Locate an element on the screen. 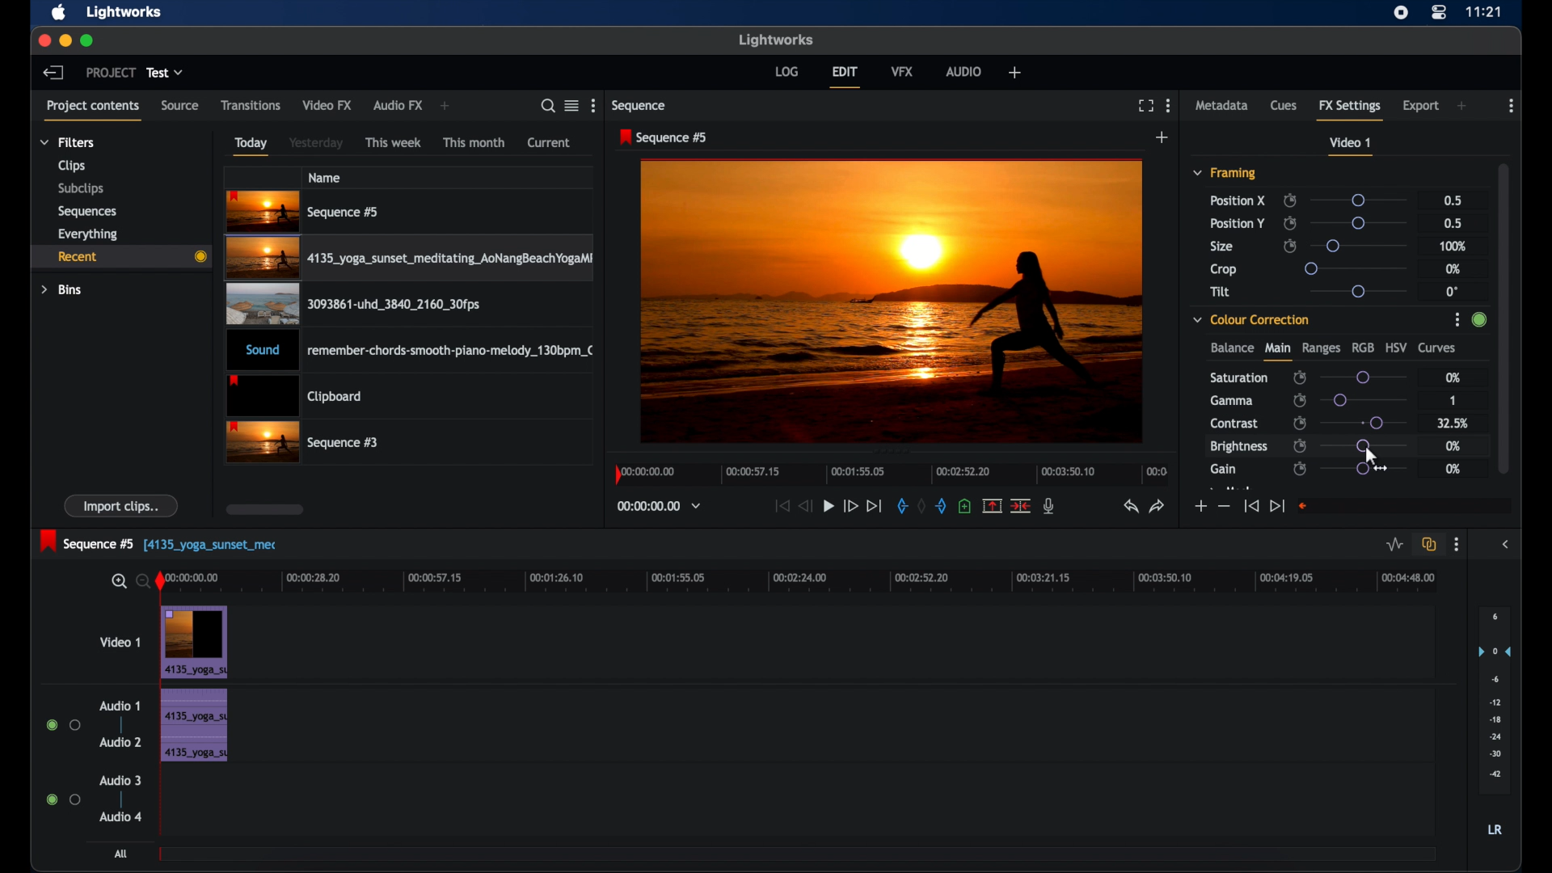  transitions is located at coordinates (251, 106).